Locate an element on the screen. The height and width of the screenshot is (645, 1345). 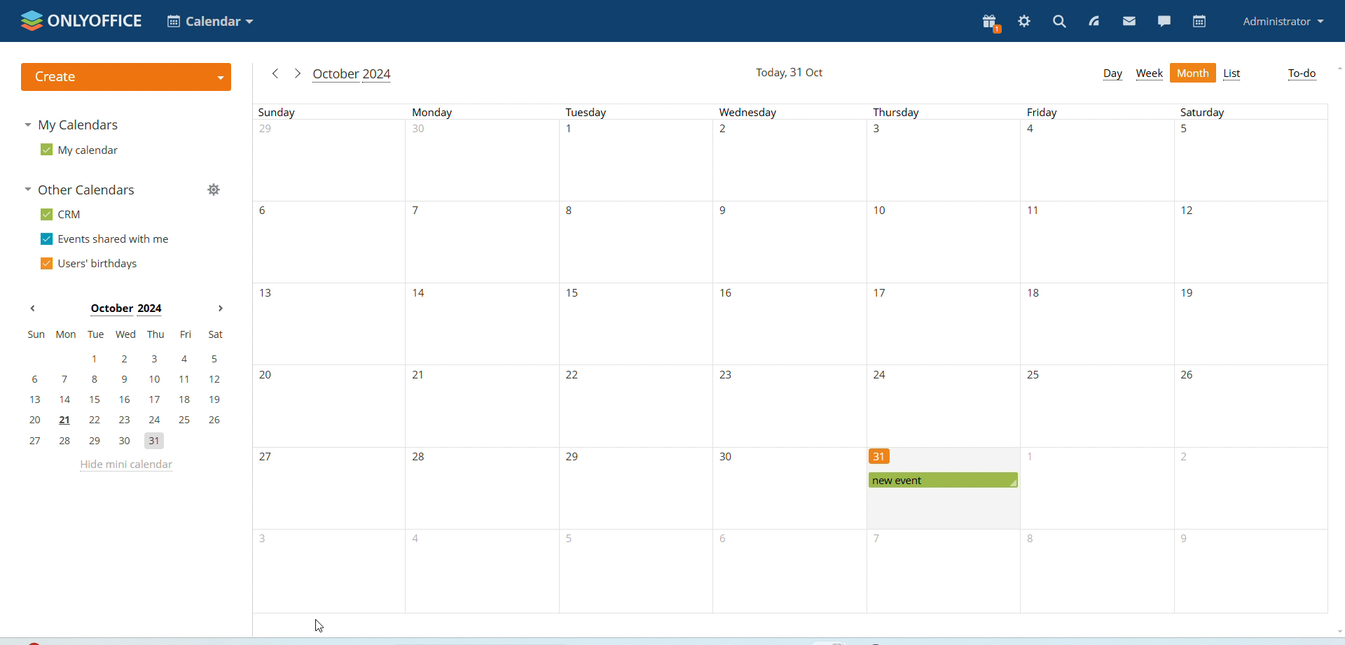
CRM is located at coordinates (62, 214).